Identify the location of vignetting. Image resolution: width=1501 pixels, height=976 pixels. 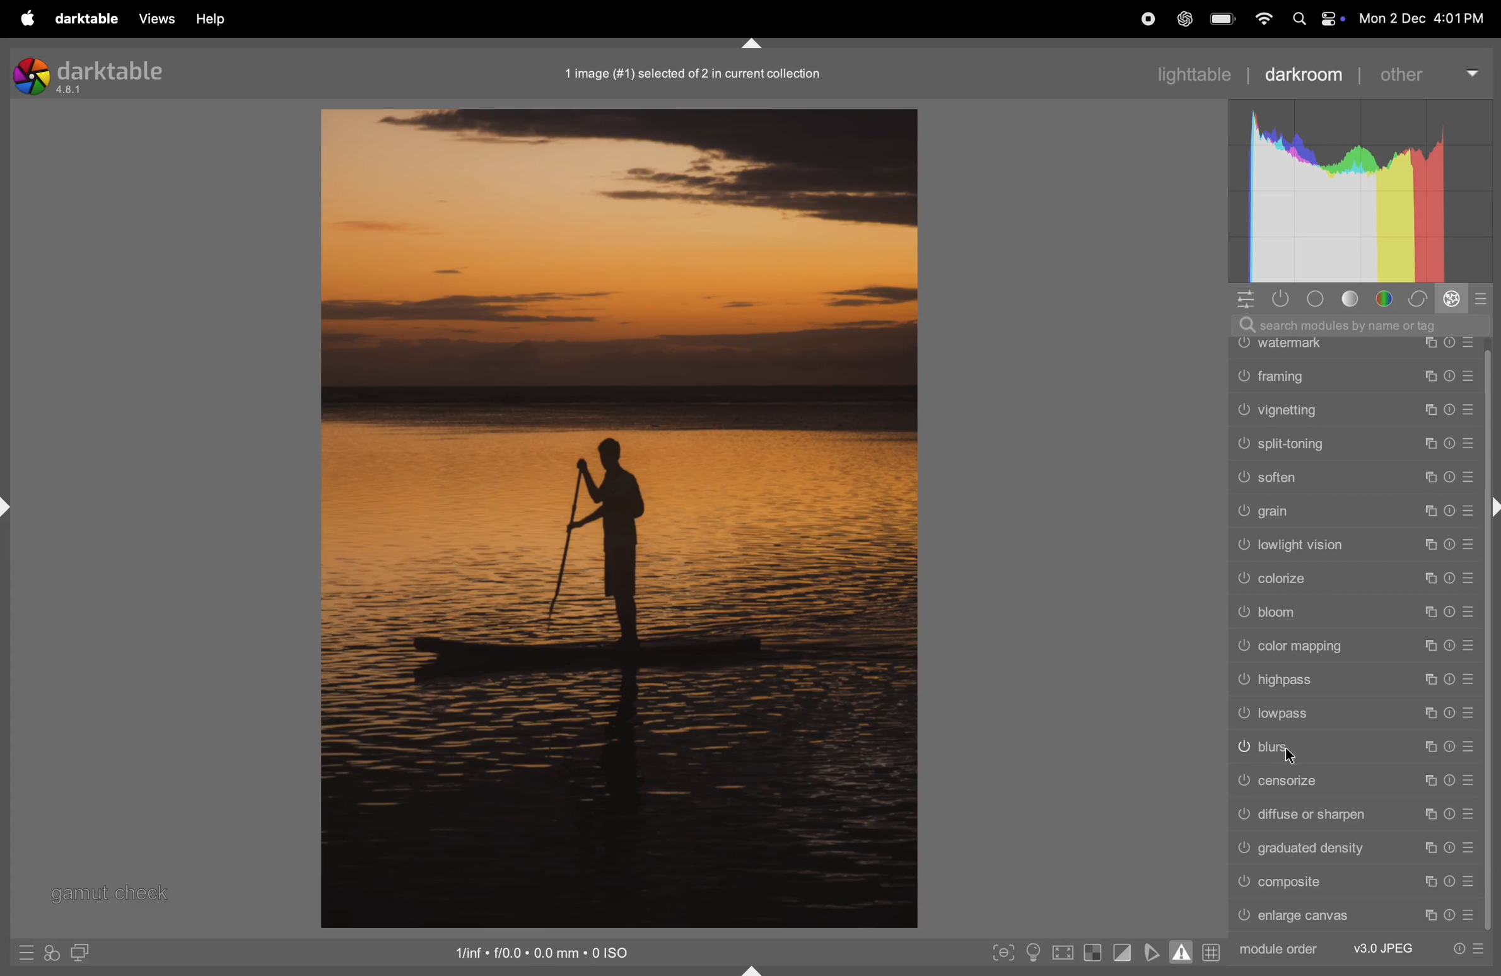
(1352, 410).